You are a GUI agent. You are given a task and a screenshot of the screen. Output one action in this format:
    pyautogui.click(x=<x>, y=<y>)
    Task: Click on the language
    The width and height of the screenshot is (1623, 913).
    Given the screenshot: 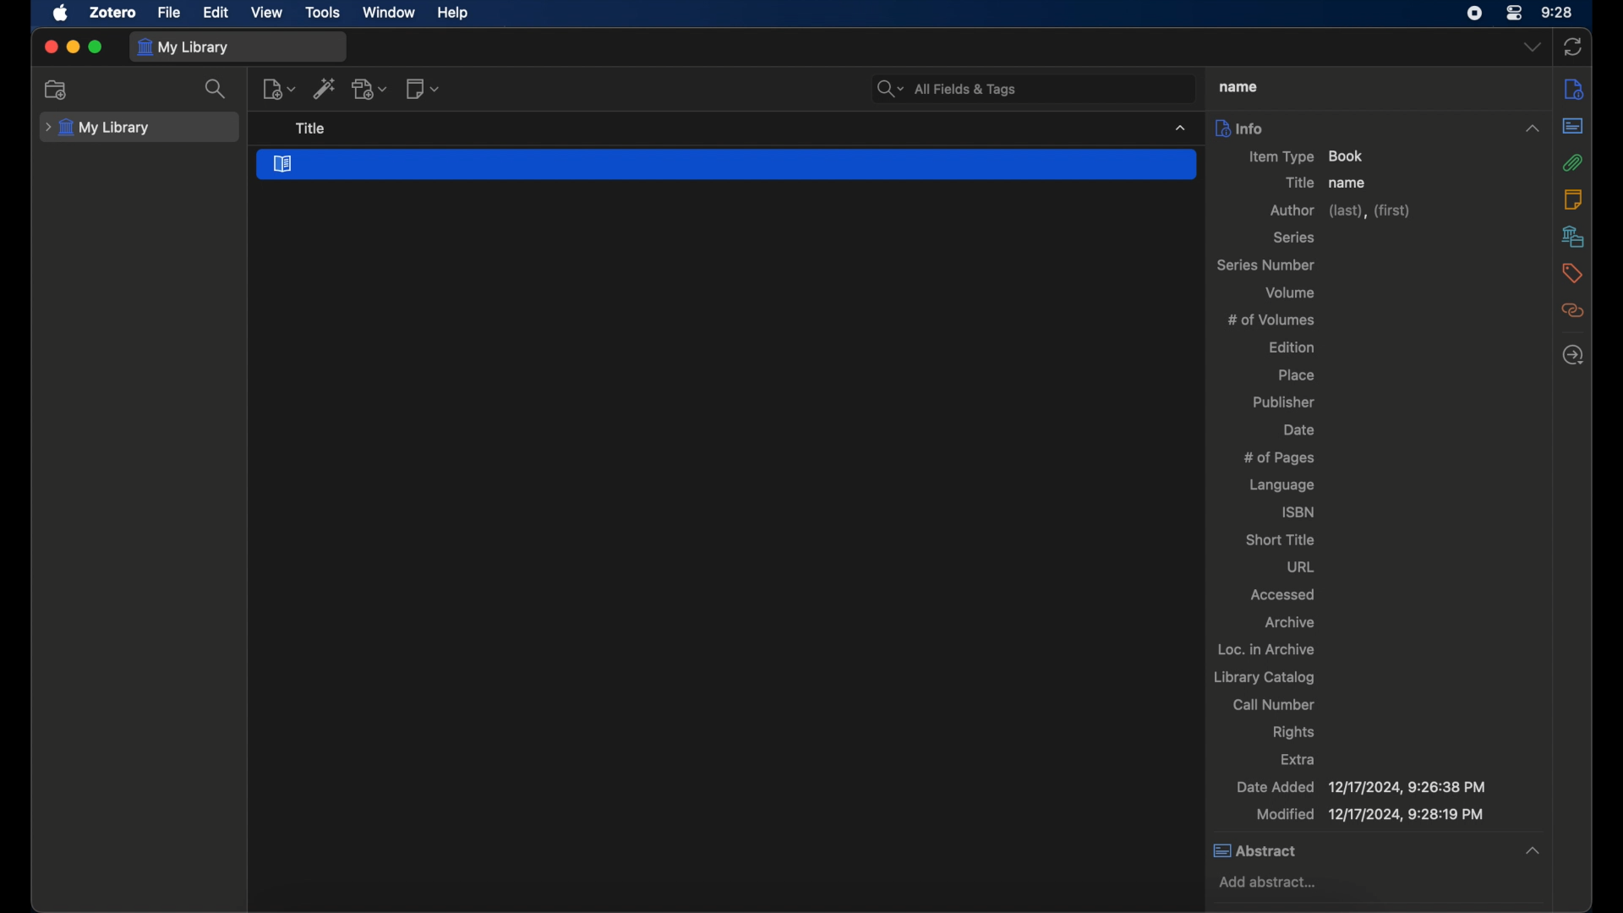 What is the action you would take?
    pyautogui.click(x=1283, y=485)
    